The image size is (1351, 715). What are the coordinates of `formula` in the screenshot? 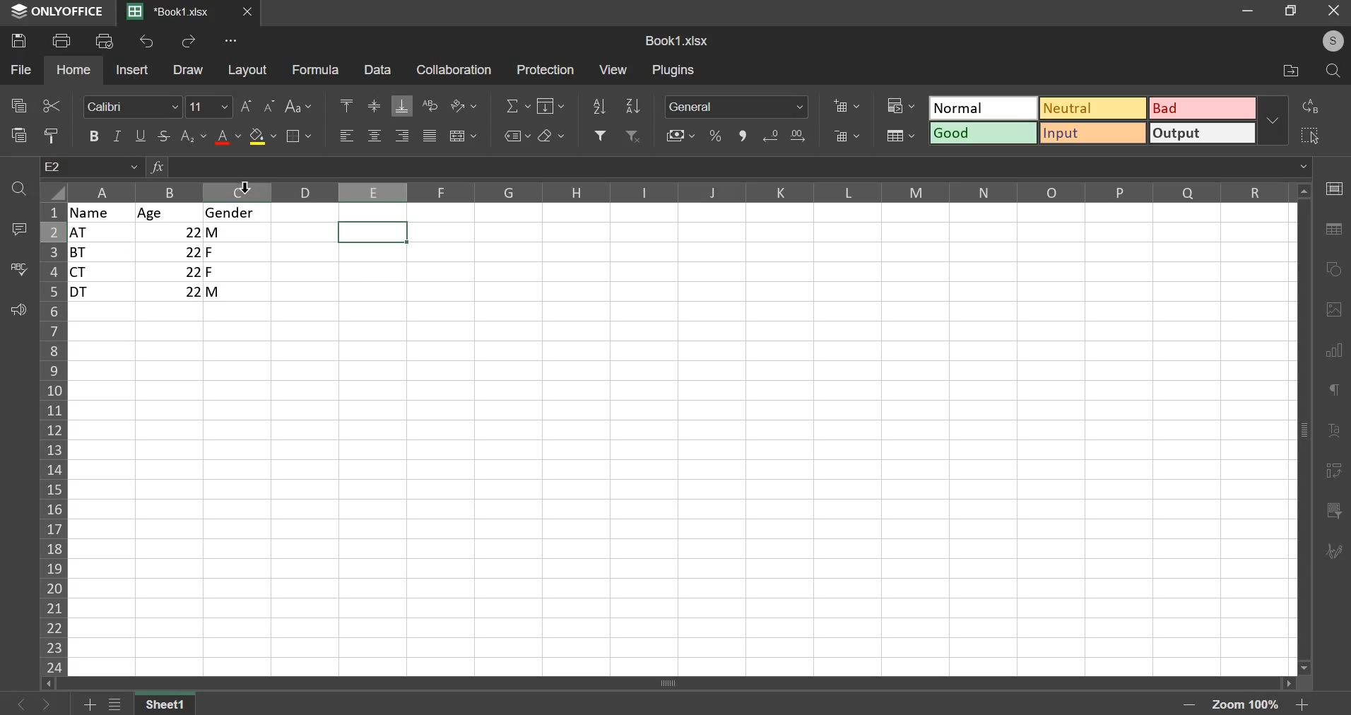 It's located at (314, 69).